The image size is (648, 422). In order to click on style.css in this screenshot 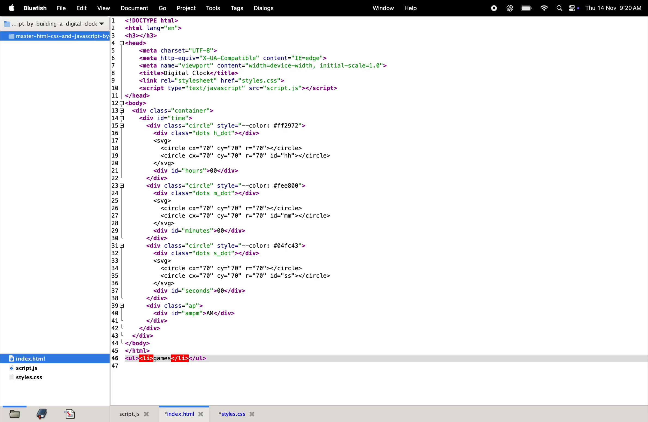, I will do `click(29, 379)`.